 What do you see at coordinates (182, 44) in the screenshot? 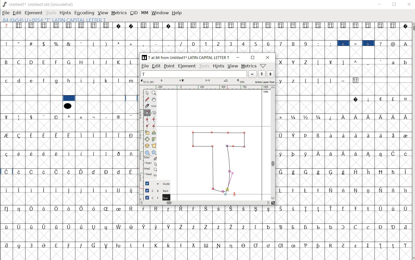
I see `/` at bounding box center [182, 44].